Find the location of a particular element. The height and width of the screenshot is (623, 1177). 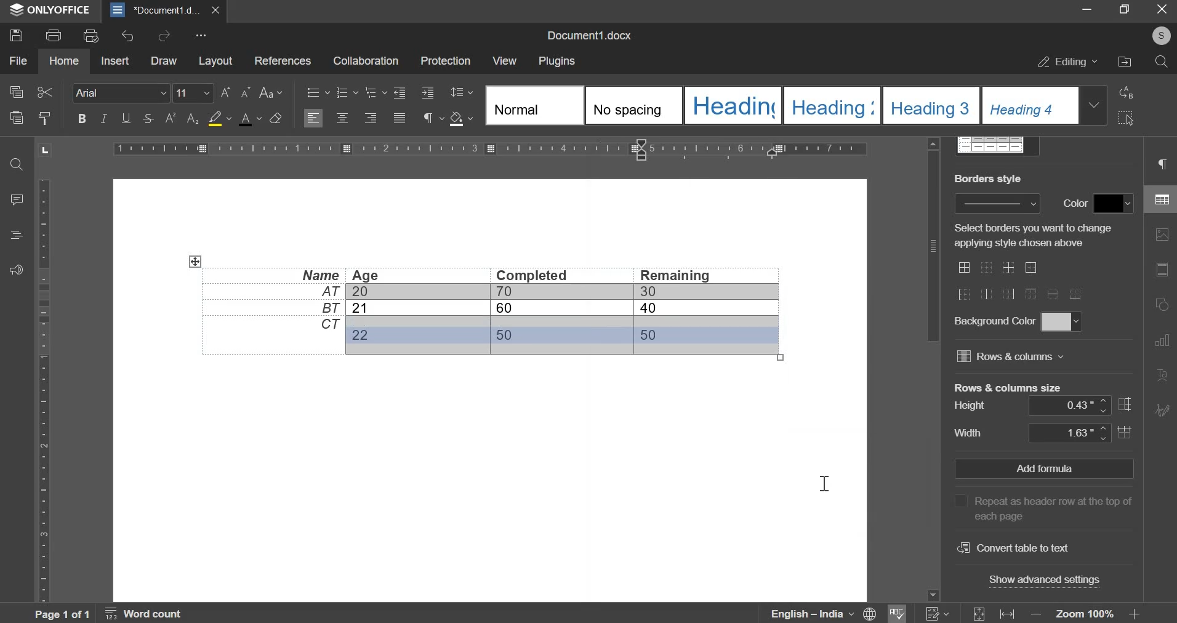

convert table to text is located at coordinates (1011, 549).